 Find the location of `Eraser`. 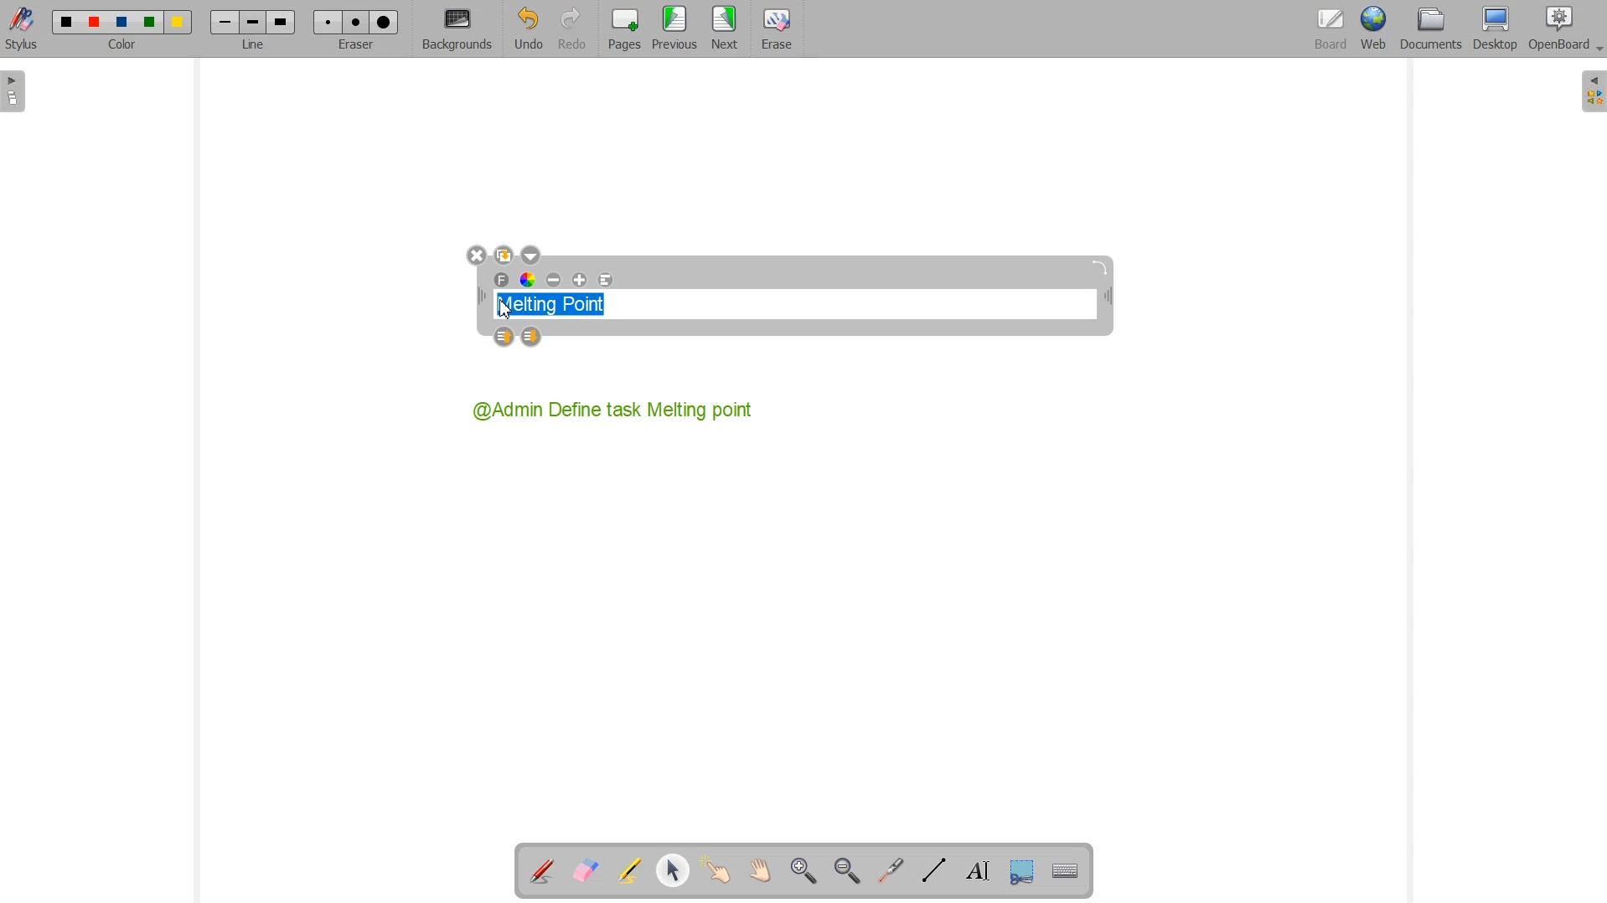

Eraser is located at coordinates (353, 28).